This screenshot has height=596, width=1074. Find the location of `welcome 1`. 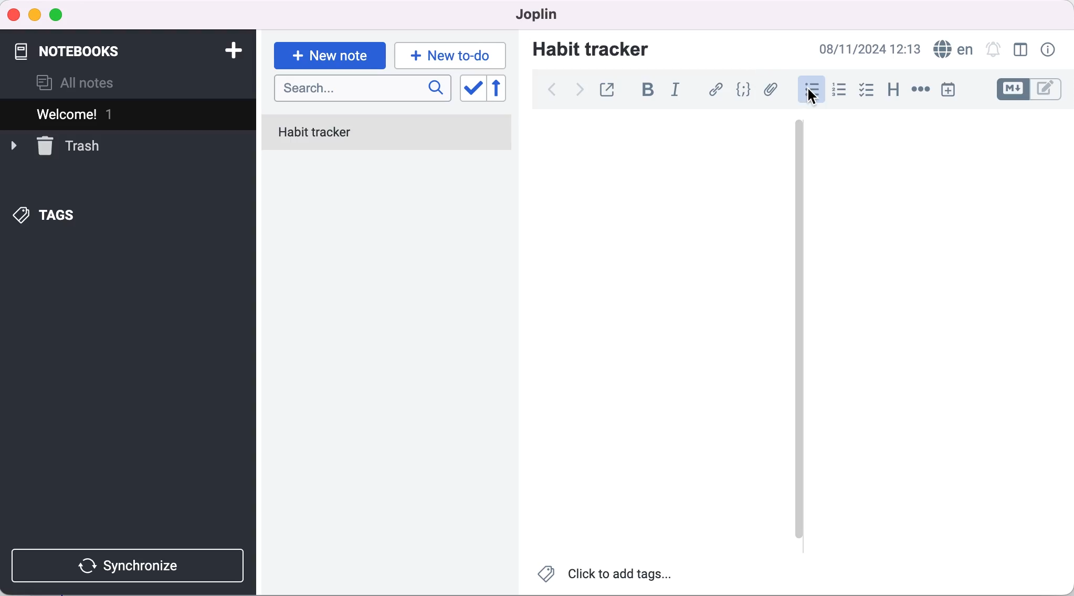

welcome 1 is located at coordinates (130, 114).